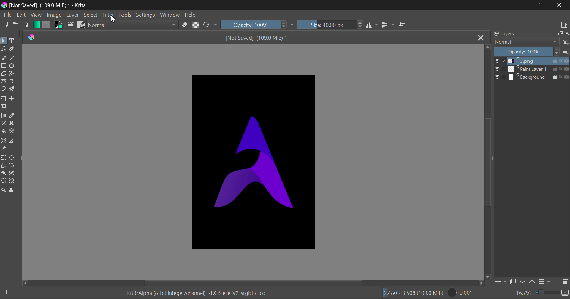 The image size is (570, 299). I want to click on [Not Saved] (109.0 MiB) * - Krita, so click(49, 6).